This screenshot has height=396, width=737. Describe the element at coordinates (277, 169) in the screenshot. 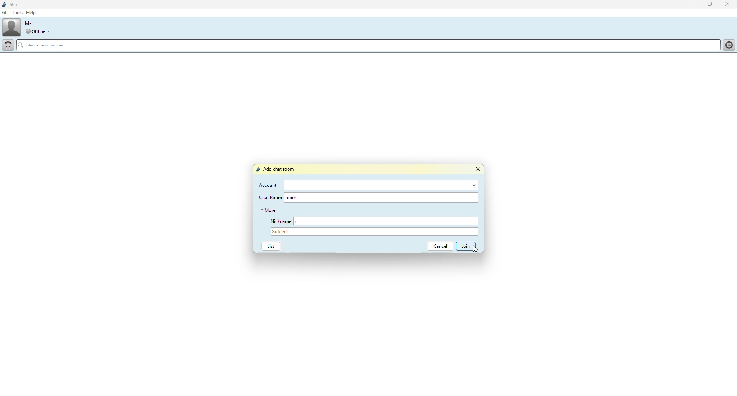

I see `add chat room` at that location.